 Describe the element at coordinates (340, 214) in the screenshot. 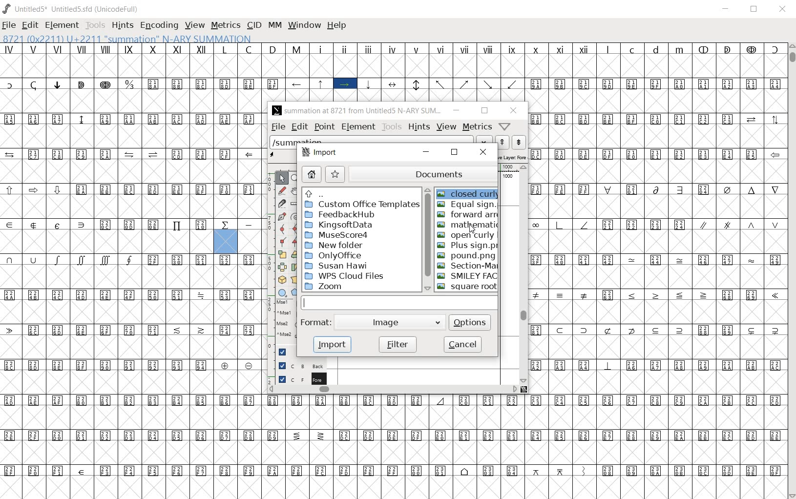

I see `FeedbakHub` at that location.